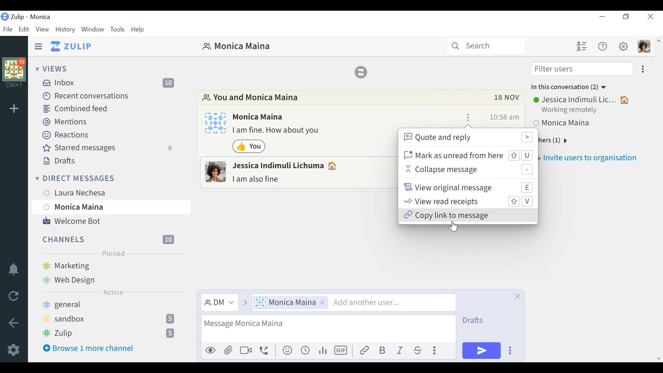 Image resolution: width=663 pixels, height=373 pixels. Describe the element at coordinates (582, 69) in the screenshot. I see `Filter users` at that location.